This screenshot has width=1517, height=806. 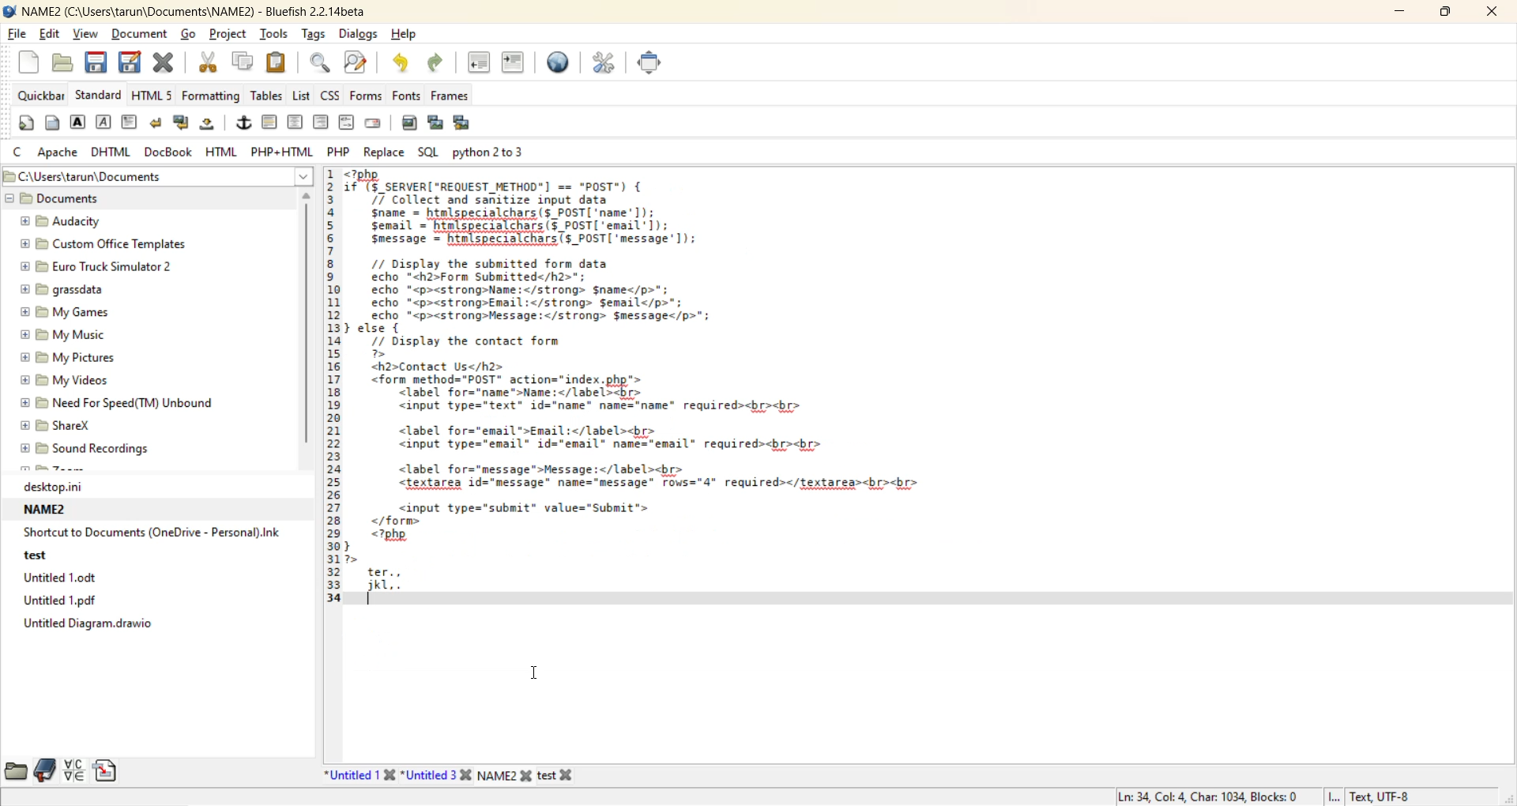 I want to click on html comment, so click(x=346, y=122).